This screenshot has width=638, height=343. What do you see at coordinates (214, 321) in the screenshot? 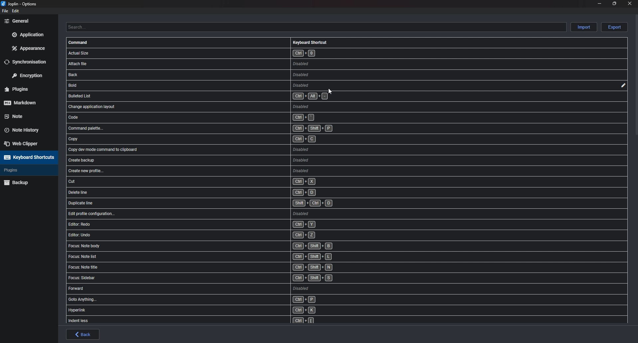
I see `shortcut` at bounding box center [214, 321].